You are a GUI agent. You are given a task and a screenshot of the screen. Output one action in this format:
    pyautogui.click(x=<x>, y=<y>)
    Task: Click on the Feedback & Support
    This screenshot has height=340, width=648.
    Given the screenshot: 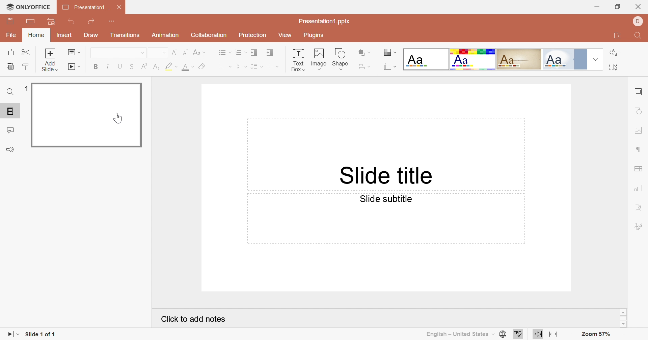 What is the action you would take?
    pyautogui.click(x=10, y=150)
    